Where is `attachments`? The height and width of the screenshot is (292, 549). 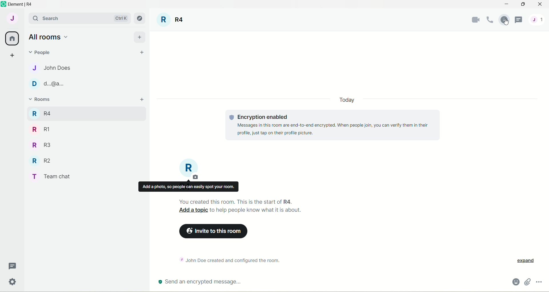
attachments is located at coordinates (527, 282).